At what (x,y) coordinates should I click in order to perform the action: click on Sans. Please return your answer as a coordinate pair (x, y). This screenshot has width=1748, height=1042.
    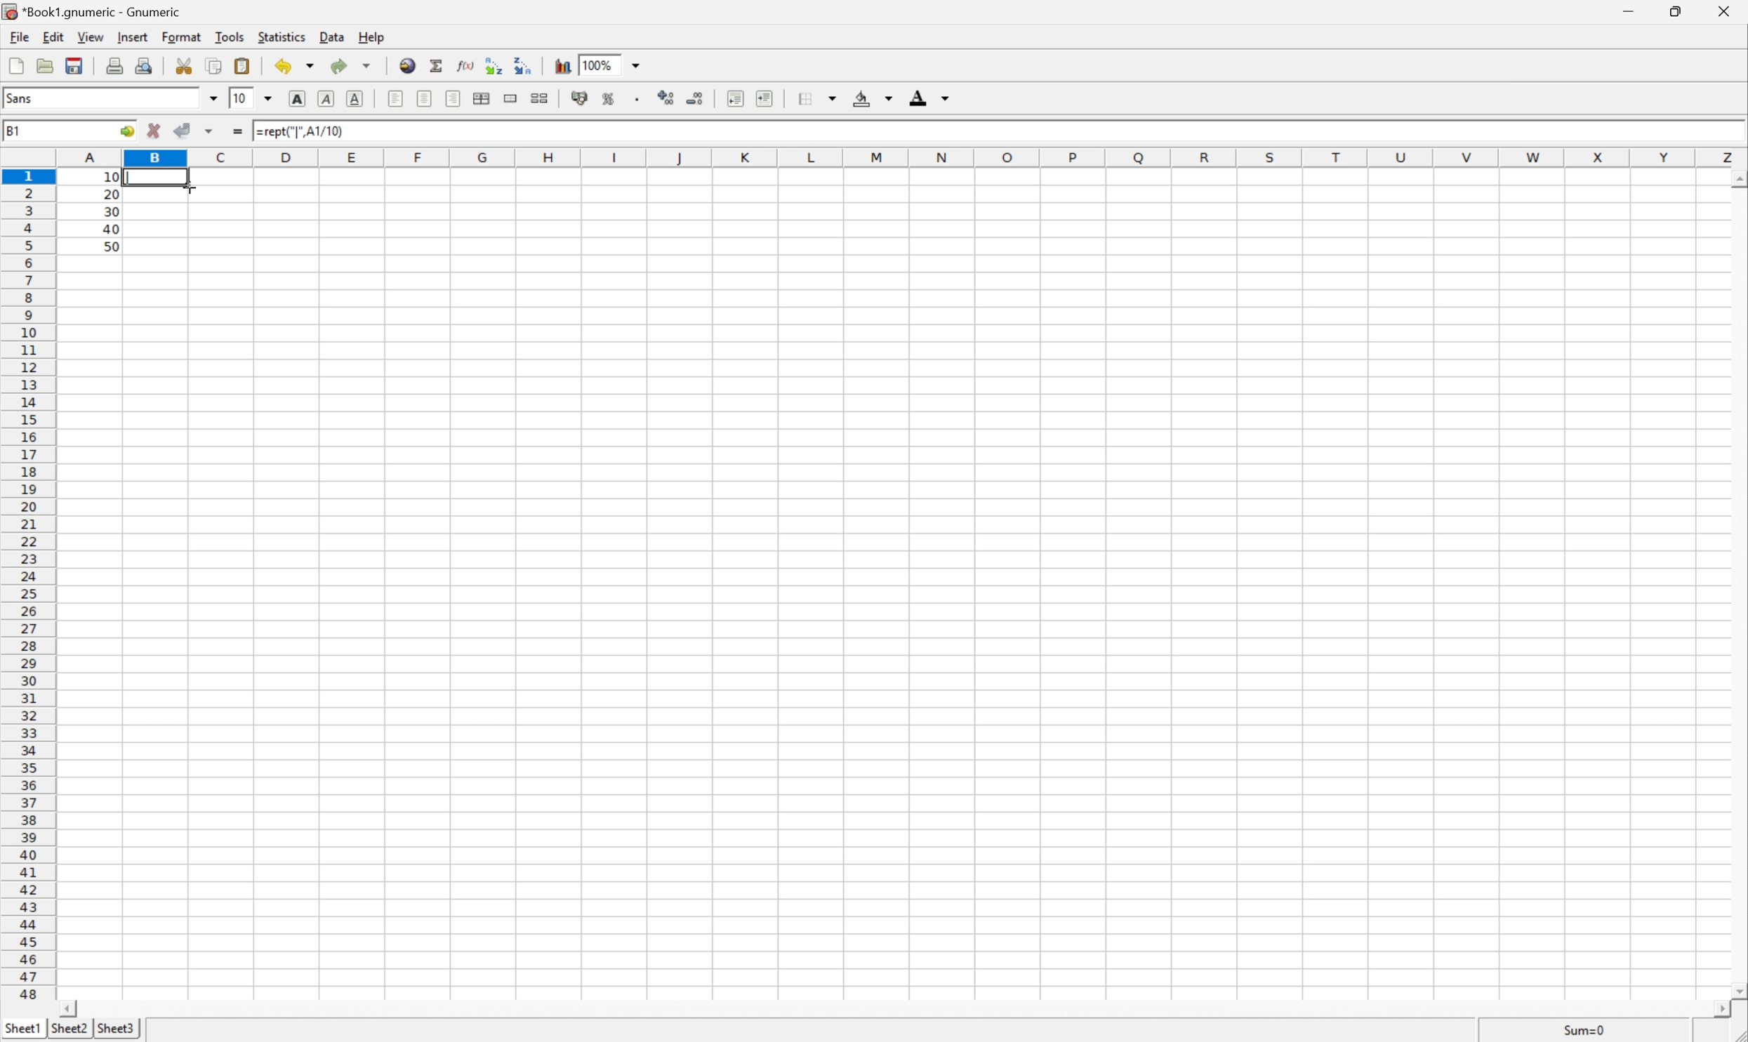
    Looking at the image, I should click on (24, 98).